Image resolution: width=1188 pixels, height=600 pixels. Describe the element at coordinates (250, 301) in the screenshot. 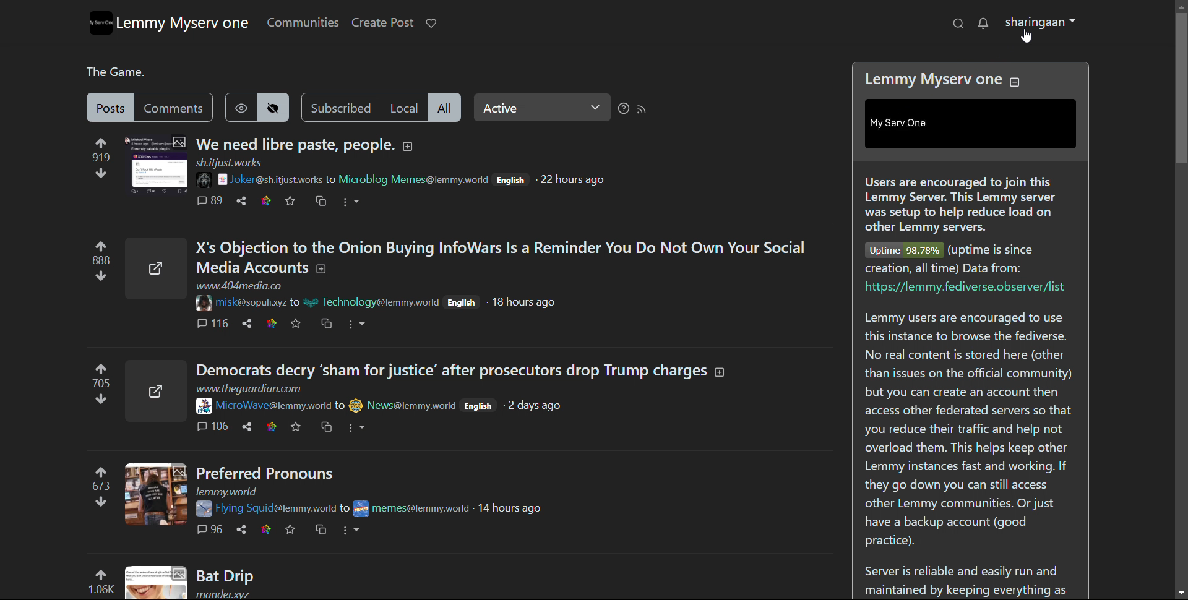

I see `poster username` at that location.